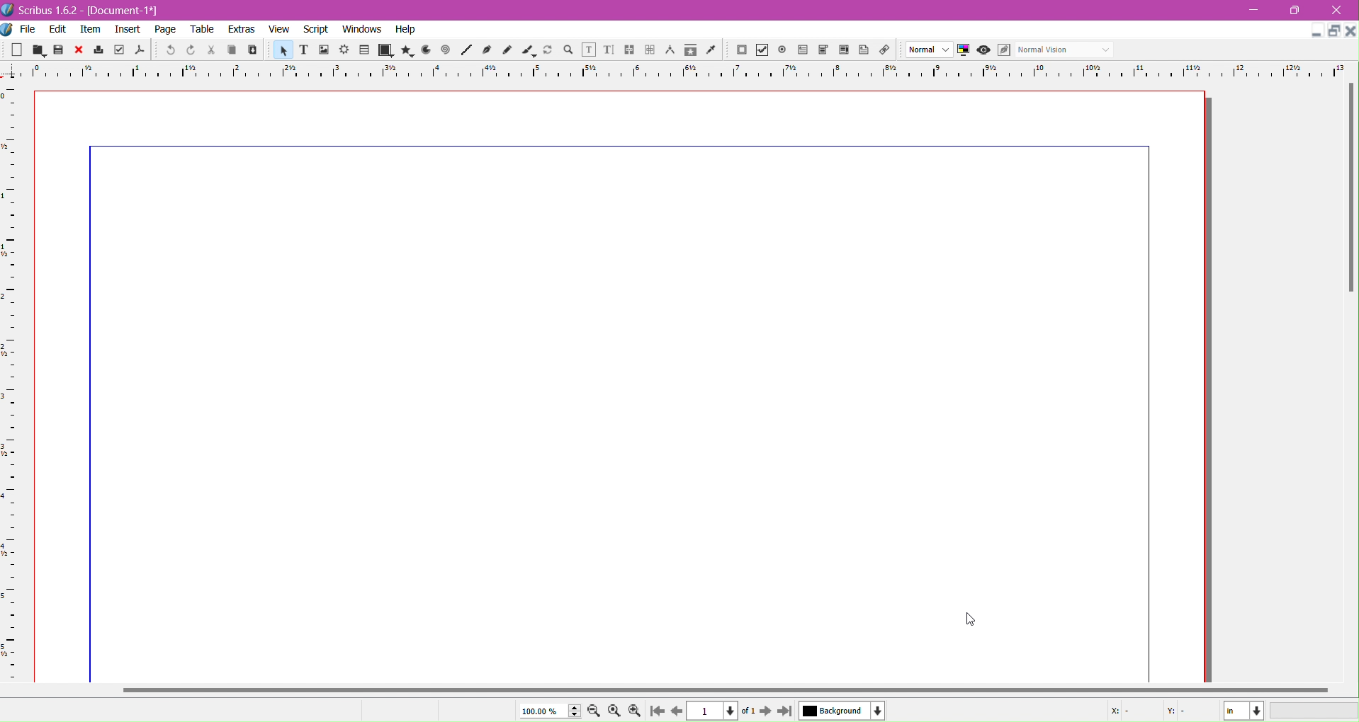 The width and height of the screenshot is (1359, 722). I want to click on link annotations, so click(888, 50).